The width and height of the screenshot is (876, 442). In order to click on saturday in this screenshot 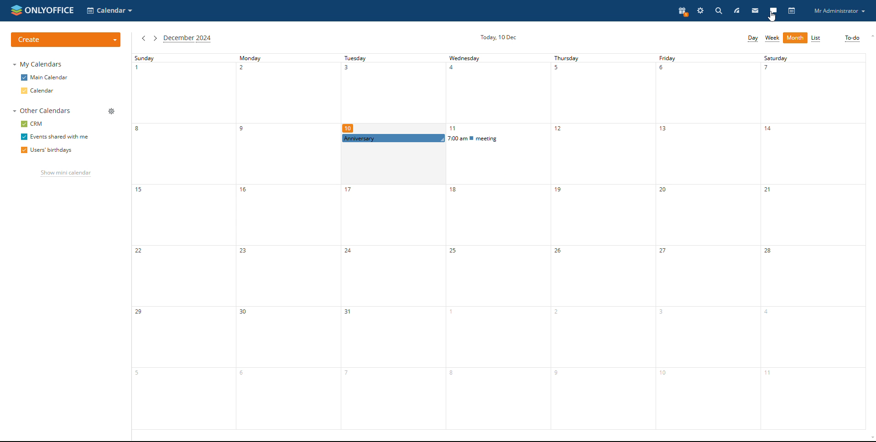, I will do `click(813, 241)`.